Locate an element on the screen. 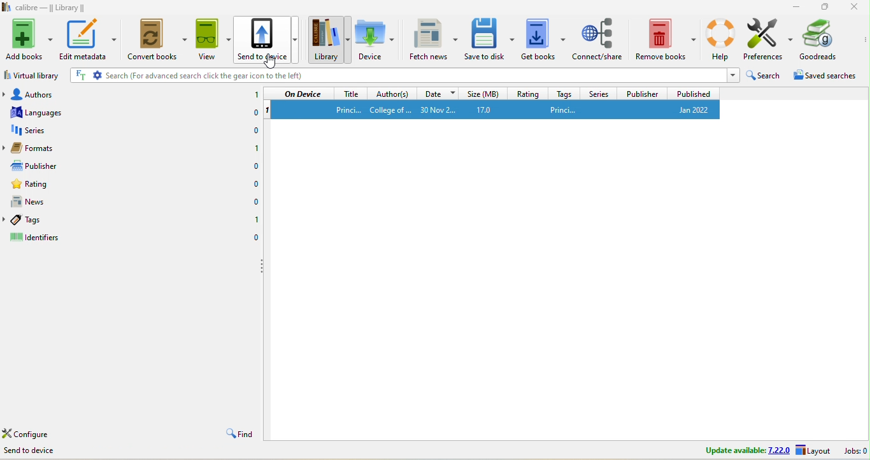  news is located at coordinates (31, 202).